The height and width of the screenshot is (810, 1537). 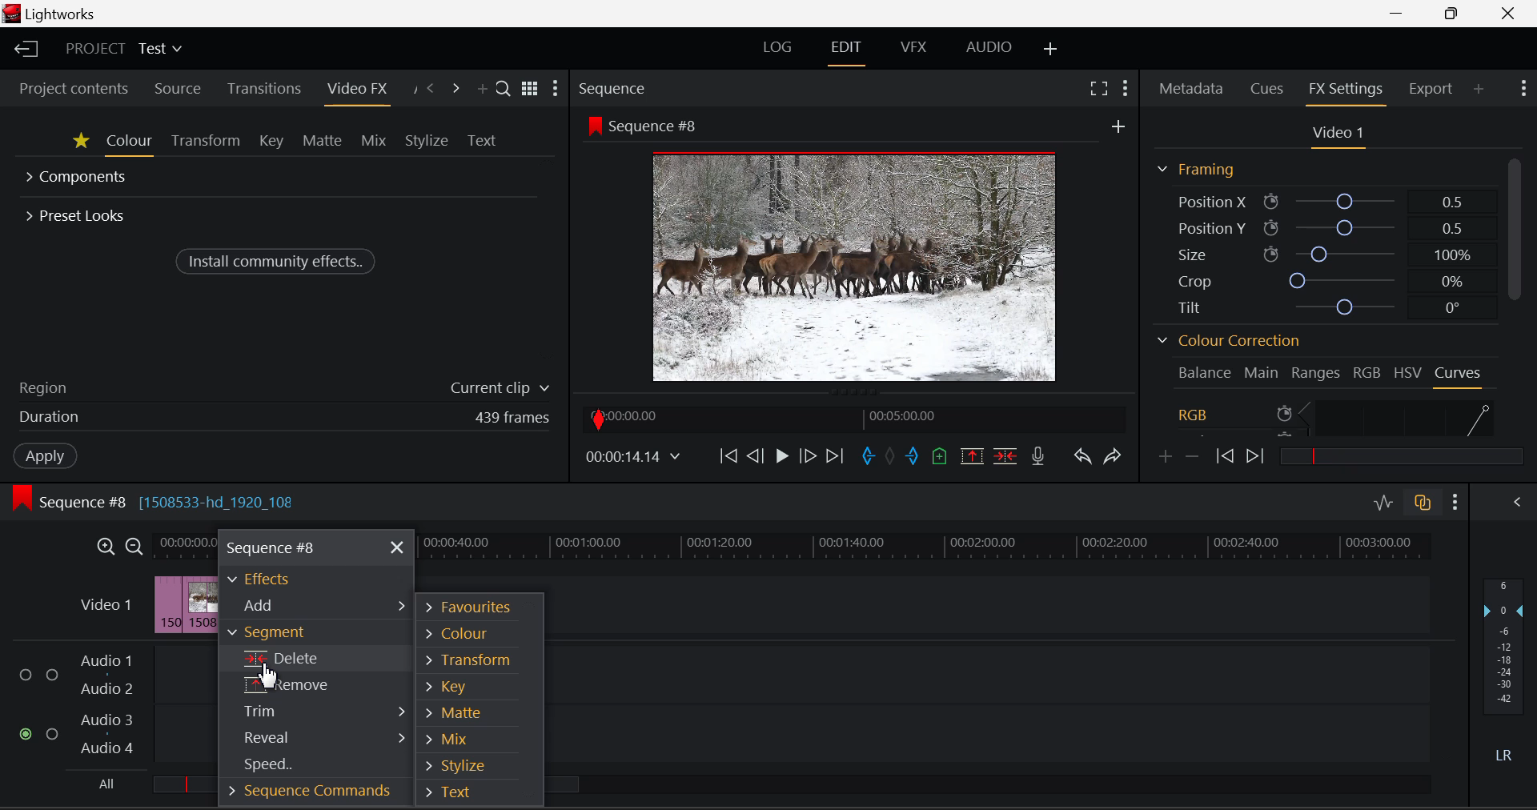 What do you see at coordinates (311, 659) in the screenshot?
I see `Cursor on Delete` at bounding box center [311, 659].